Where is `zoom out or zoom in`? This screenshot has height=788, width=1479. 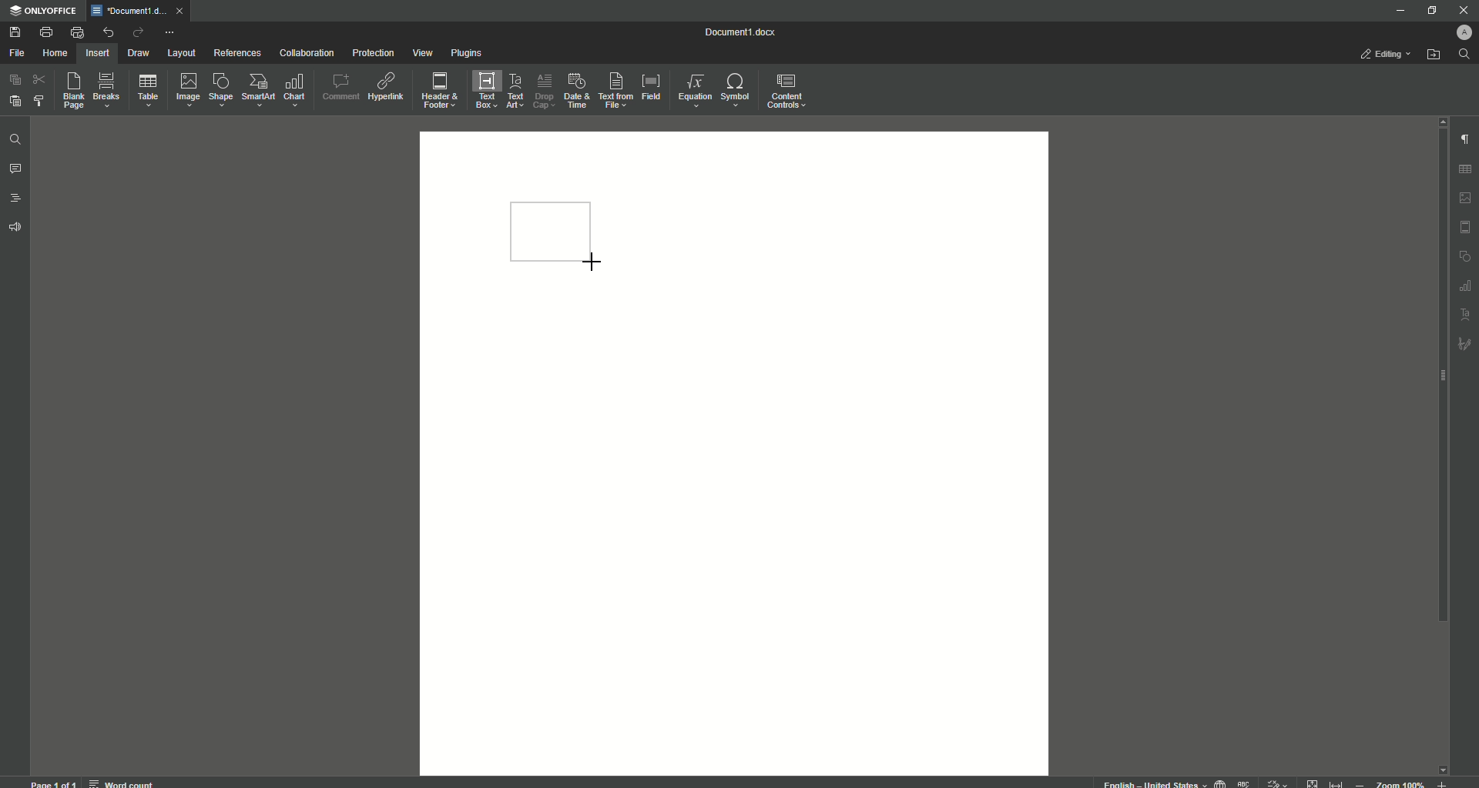
zoom out or zoom in is located at coordinates (1405, 783).